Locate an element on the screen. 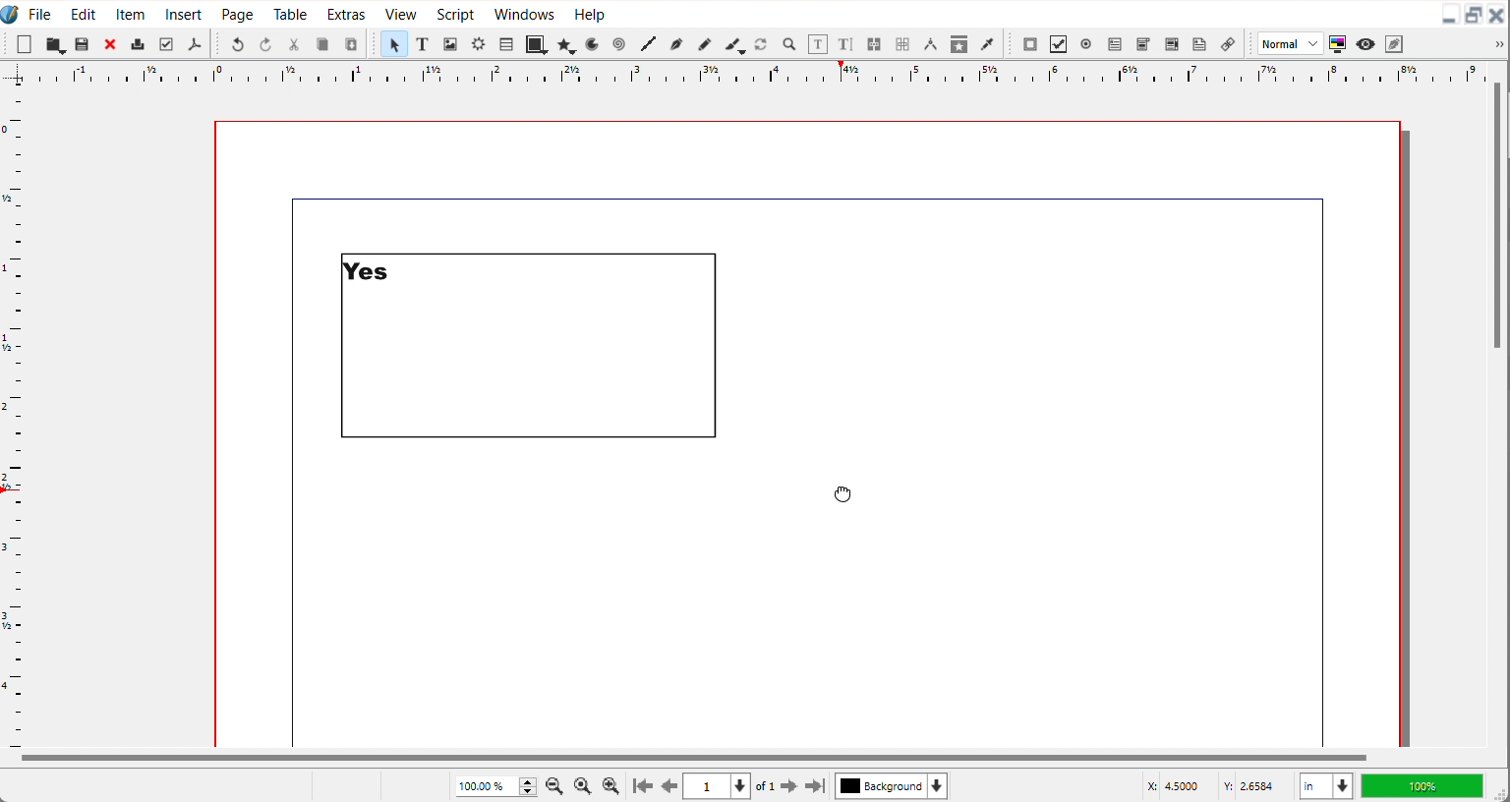  Copy item Properties is located at coordinates (959, 43).